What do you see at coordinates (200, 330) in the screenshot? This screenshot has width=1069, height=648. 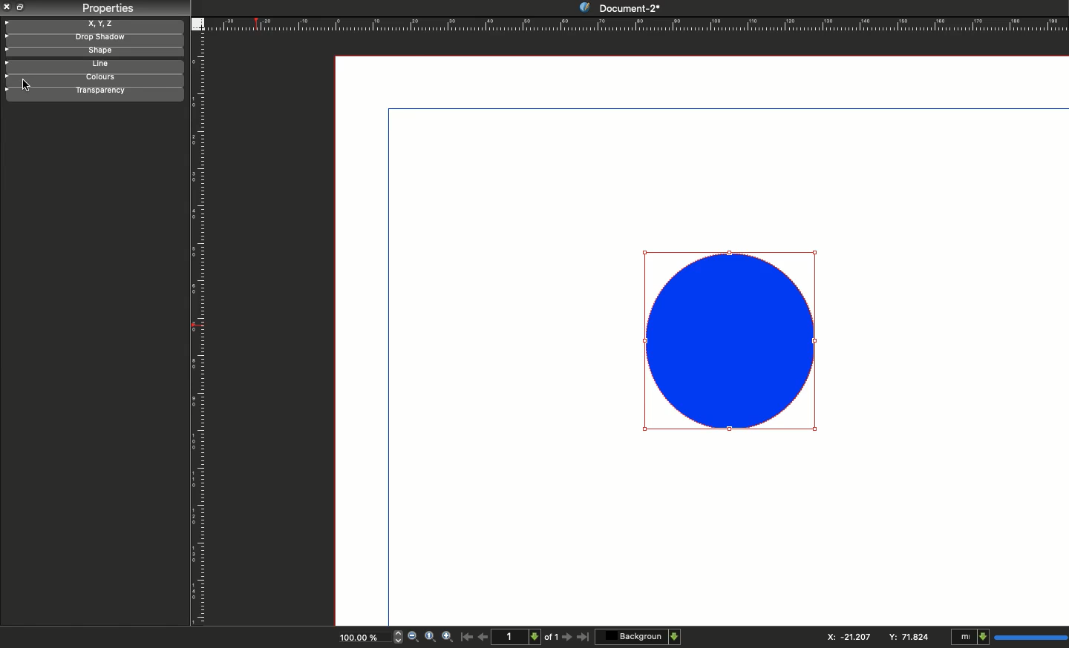 I see `Ruler` at bounding box center [200, 330].